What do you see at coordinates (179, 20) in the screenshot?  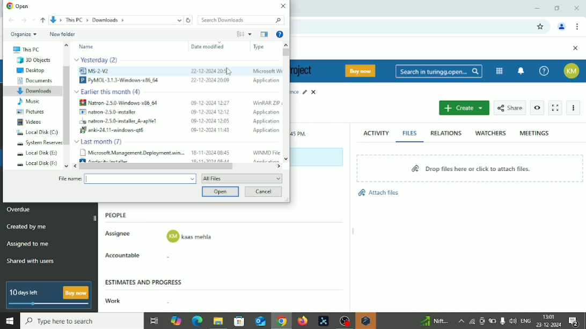 I see `show current locations` at bounding box center [179, 20].